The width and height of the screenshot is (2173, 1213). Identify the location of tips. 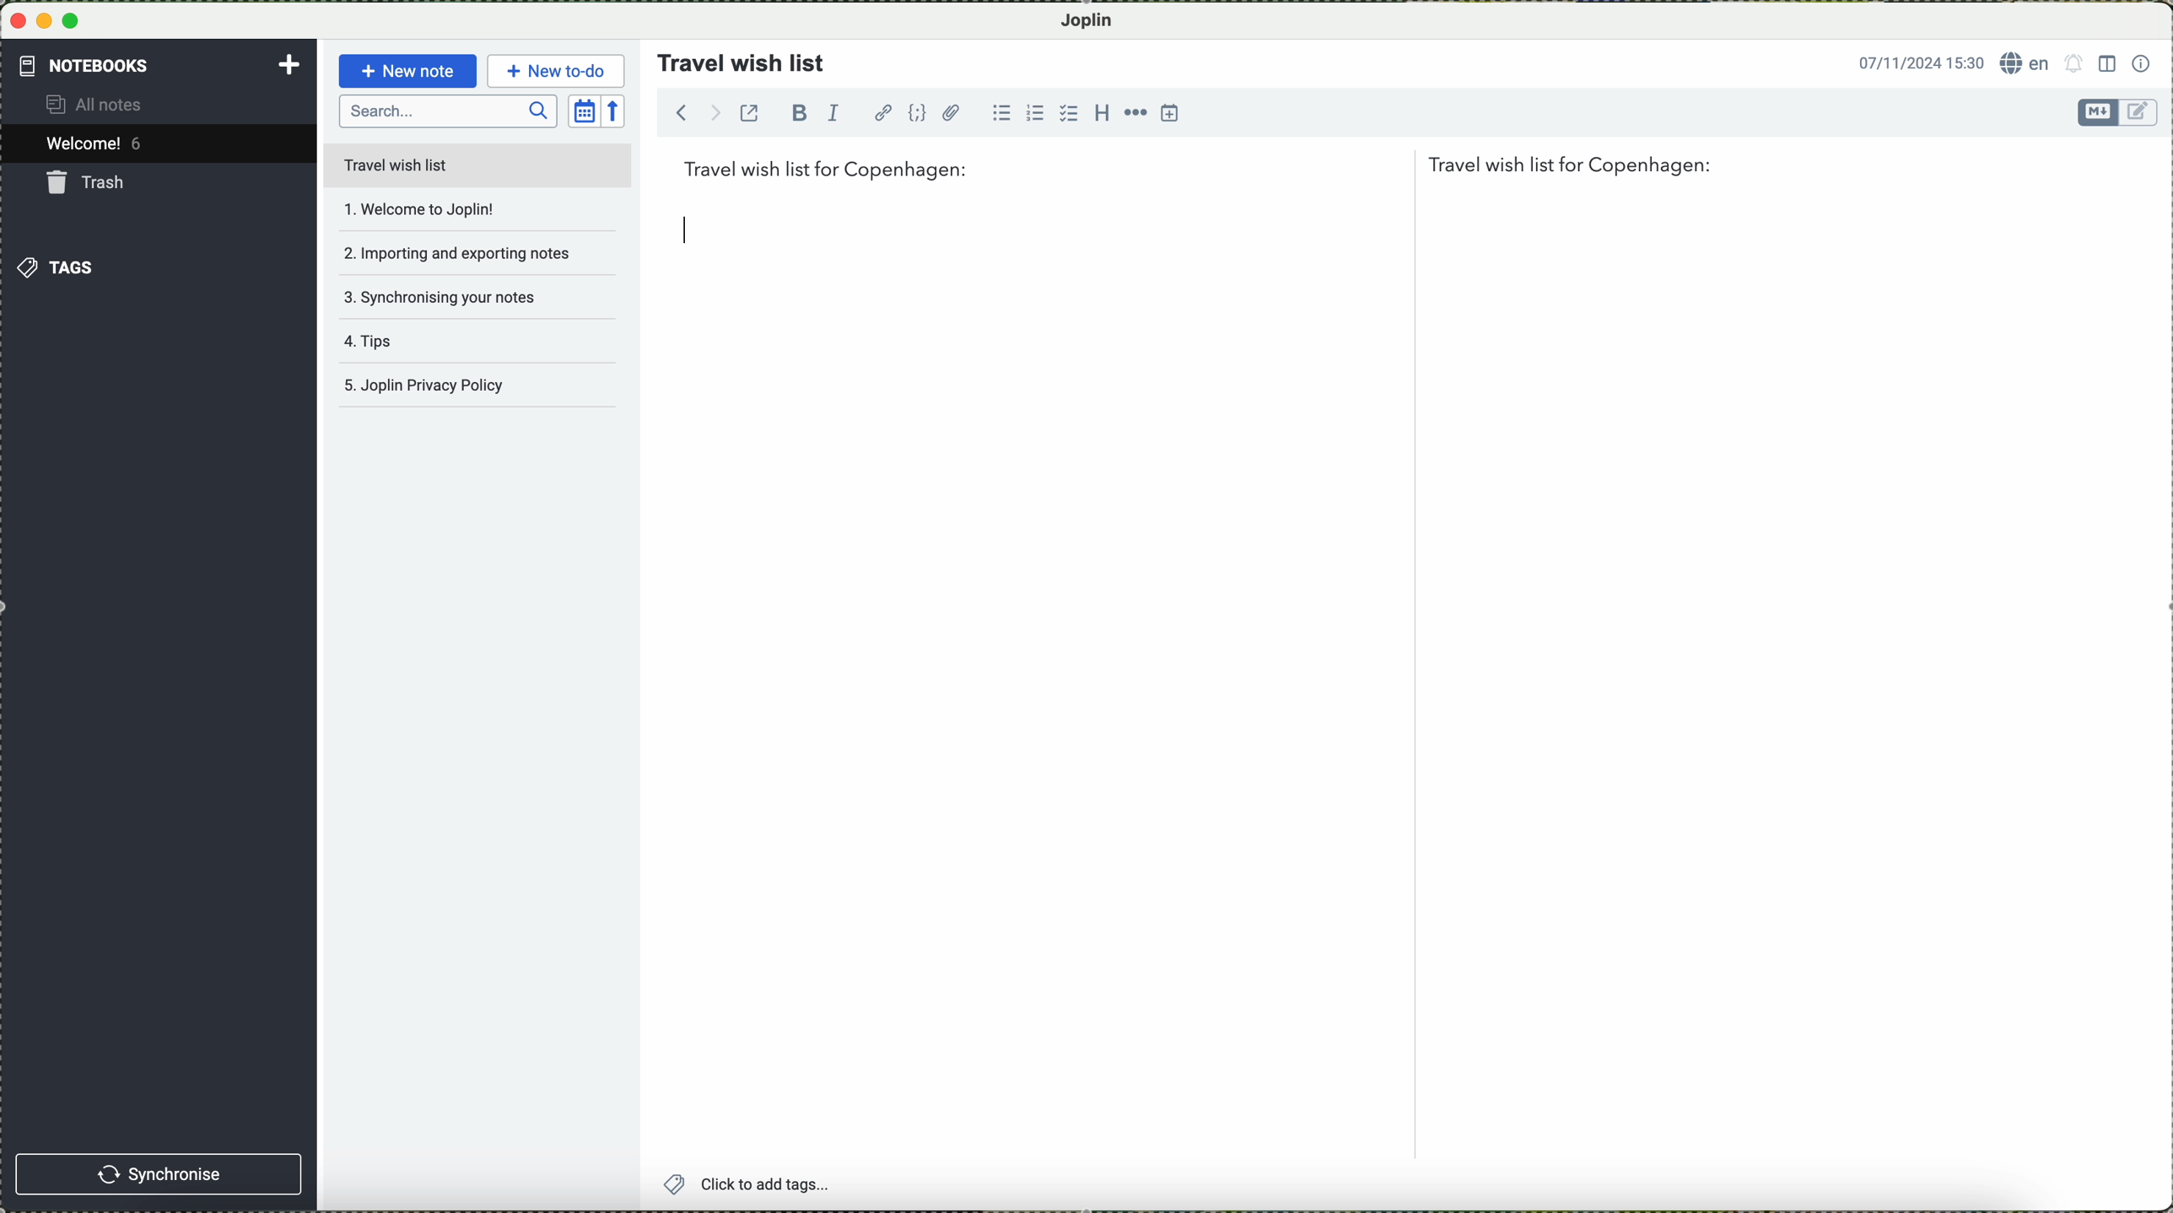
(445, 348).